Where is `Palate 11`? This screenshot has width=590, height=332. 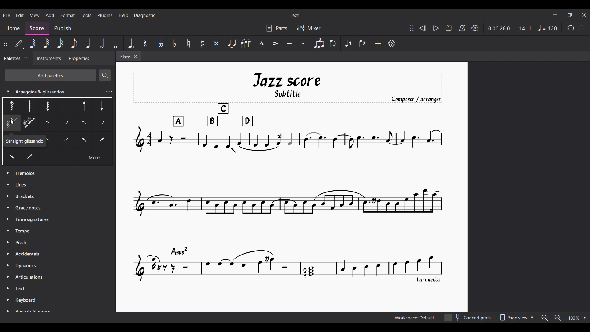 Palate 11 is located at coordinates (85, 124).